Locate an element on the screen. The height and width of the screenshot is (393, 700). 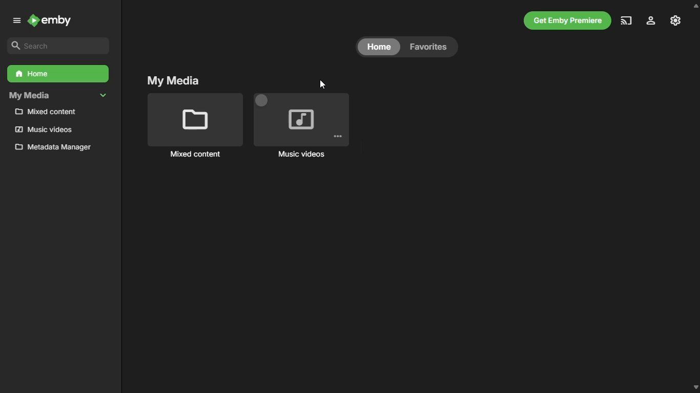
manage emby server is located at coordinates (676, 21).